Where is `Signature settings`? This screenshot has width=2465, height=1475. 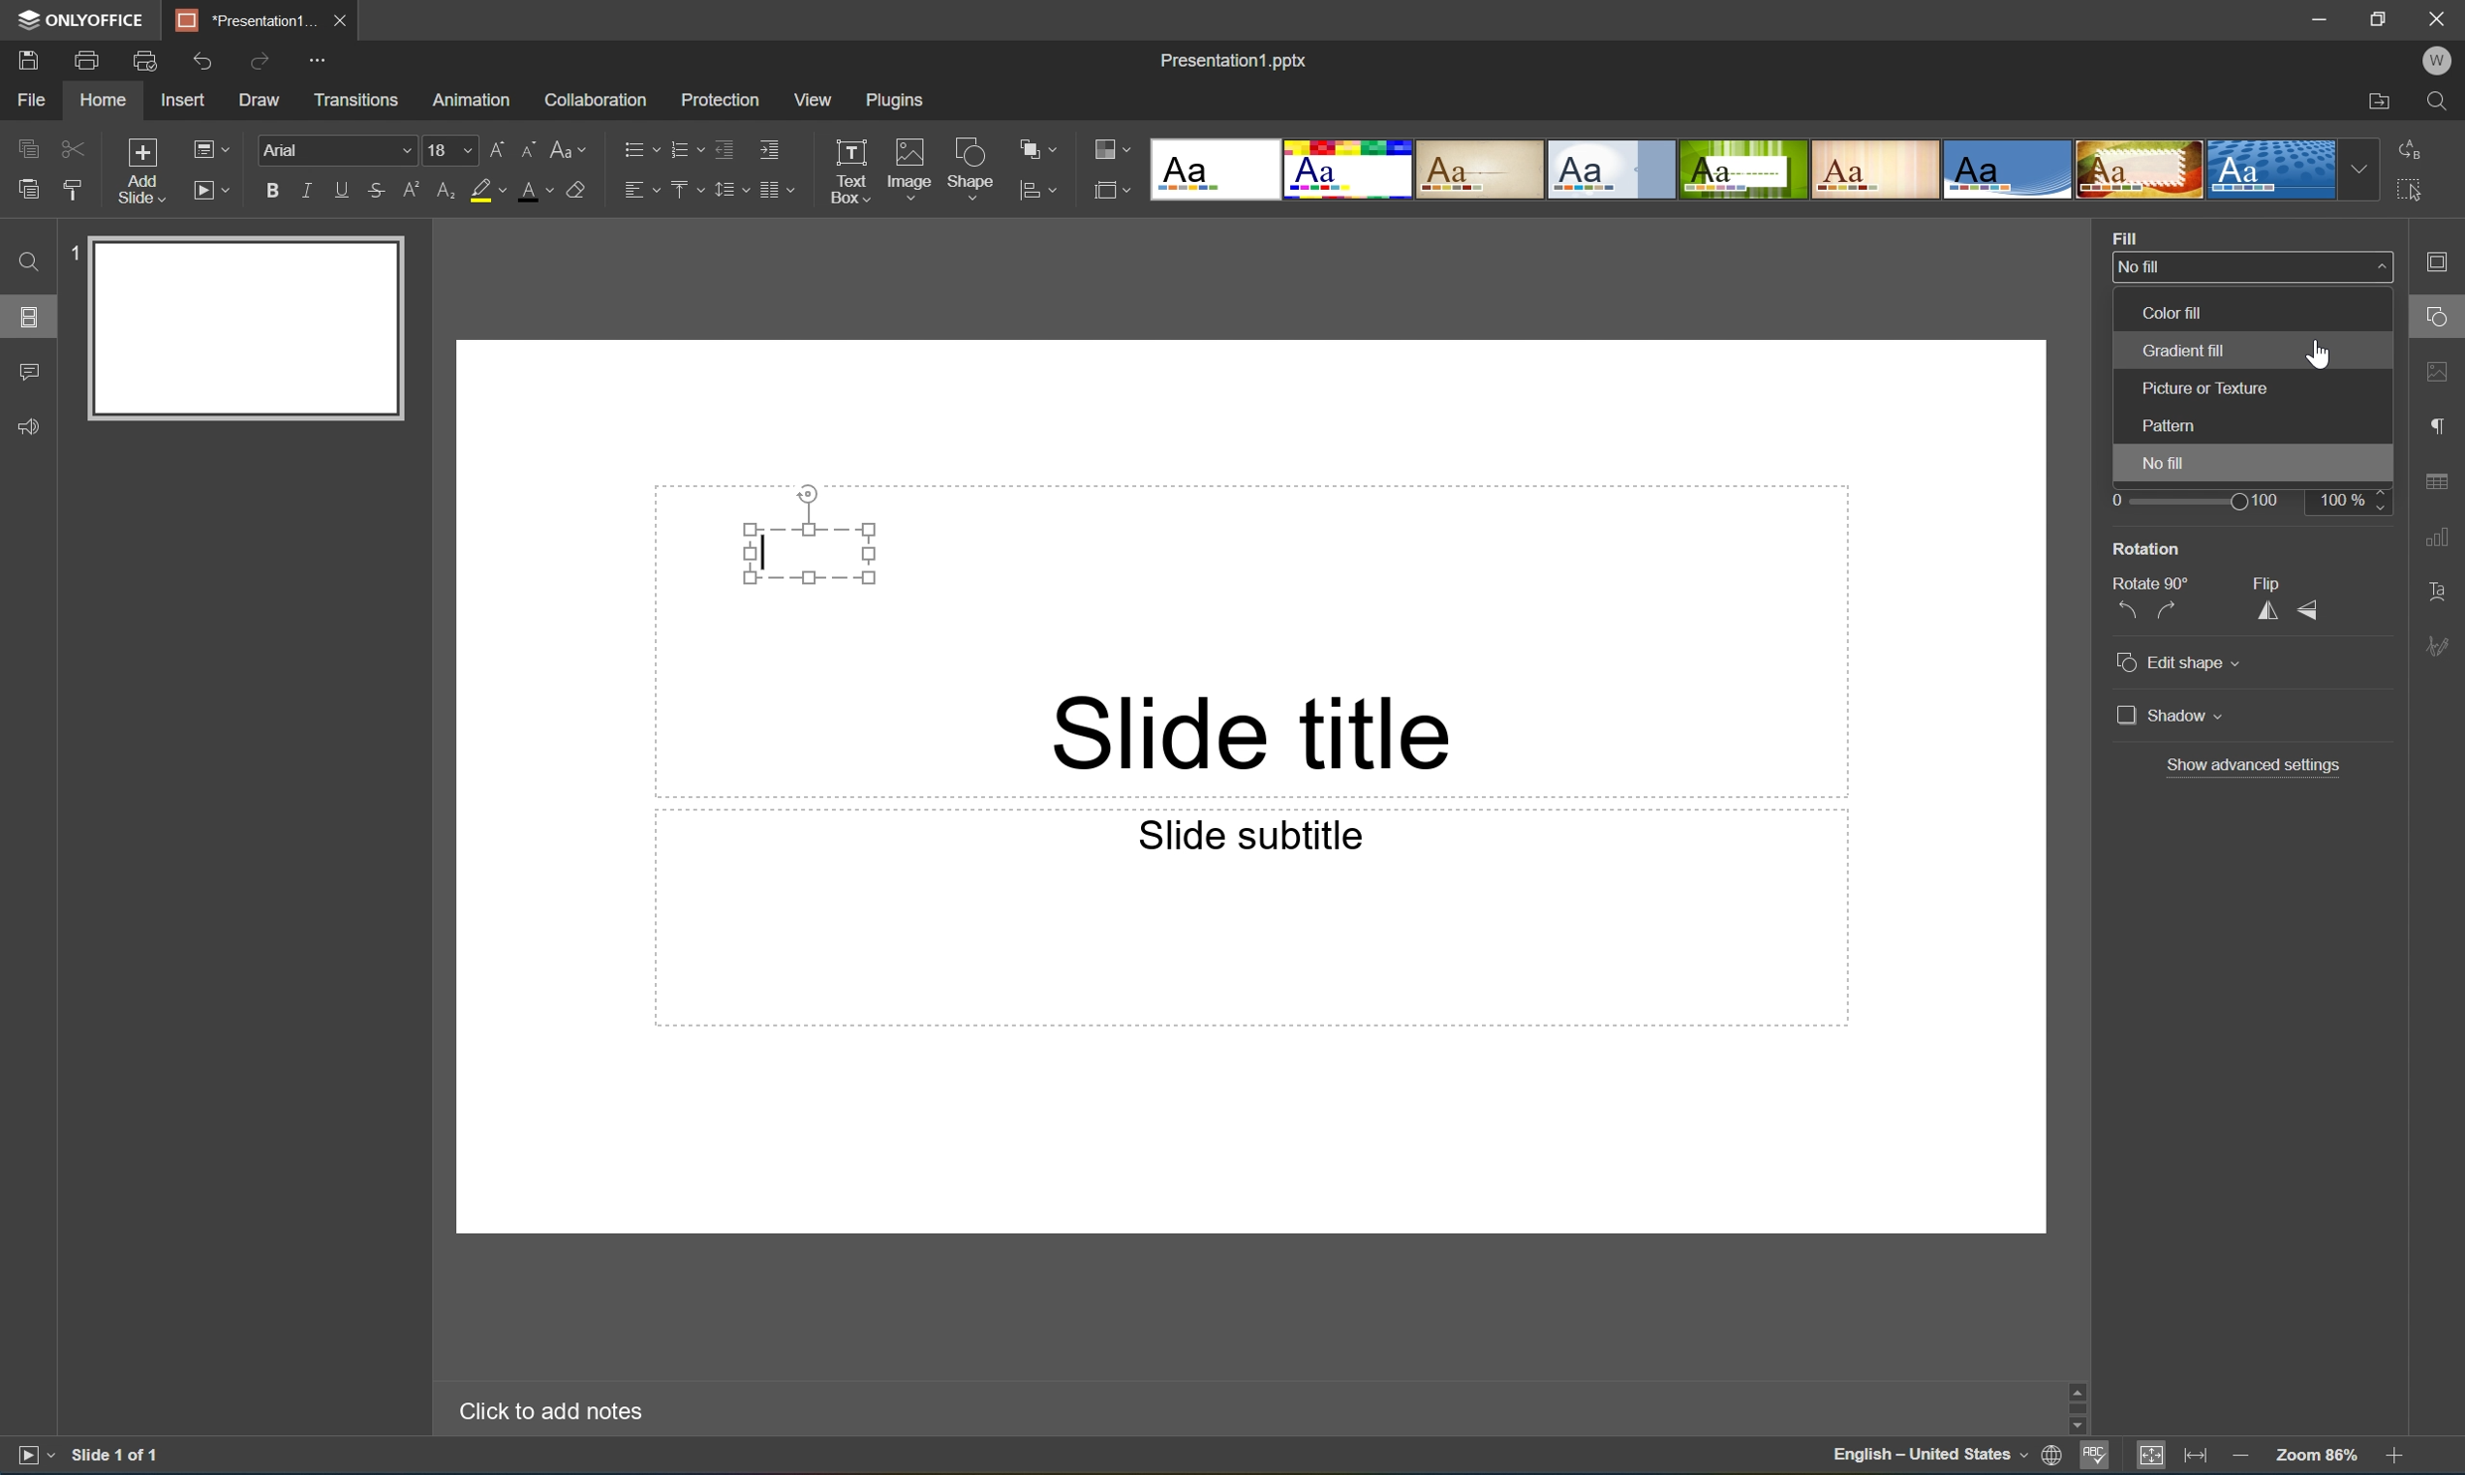 Signature settings is located at coordinates (2442, 644).